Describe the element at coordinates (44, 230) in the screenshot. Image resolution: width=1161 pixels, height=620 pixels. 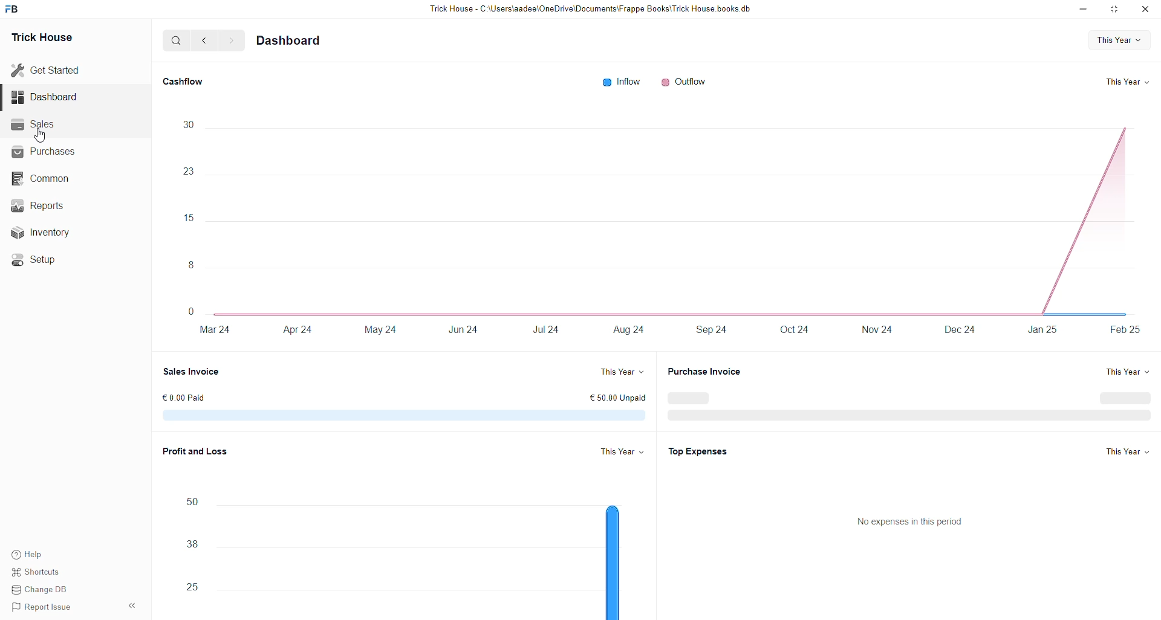
I see `Inventory` at that location.